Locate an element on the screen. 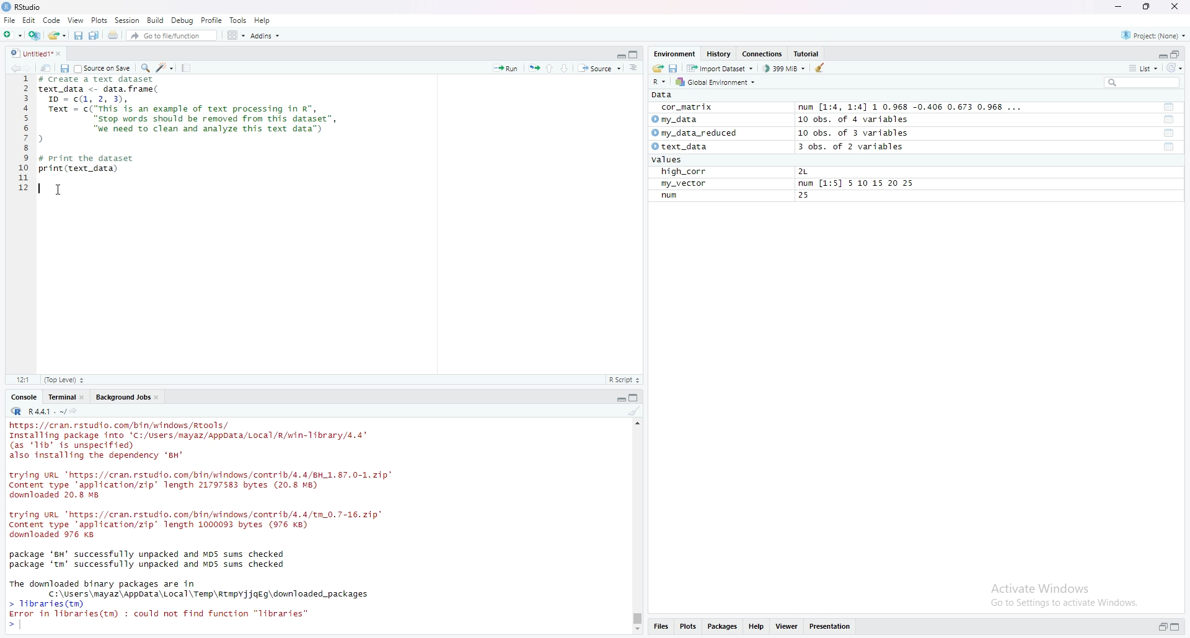  viewer is located at coordinates (786, 626).